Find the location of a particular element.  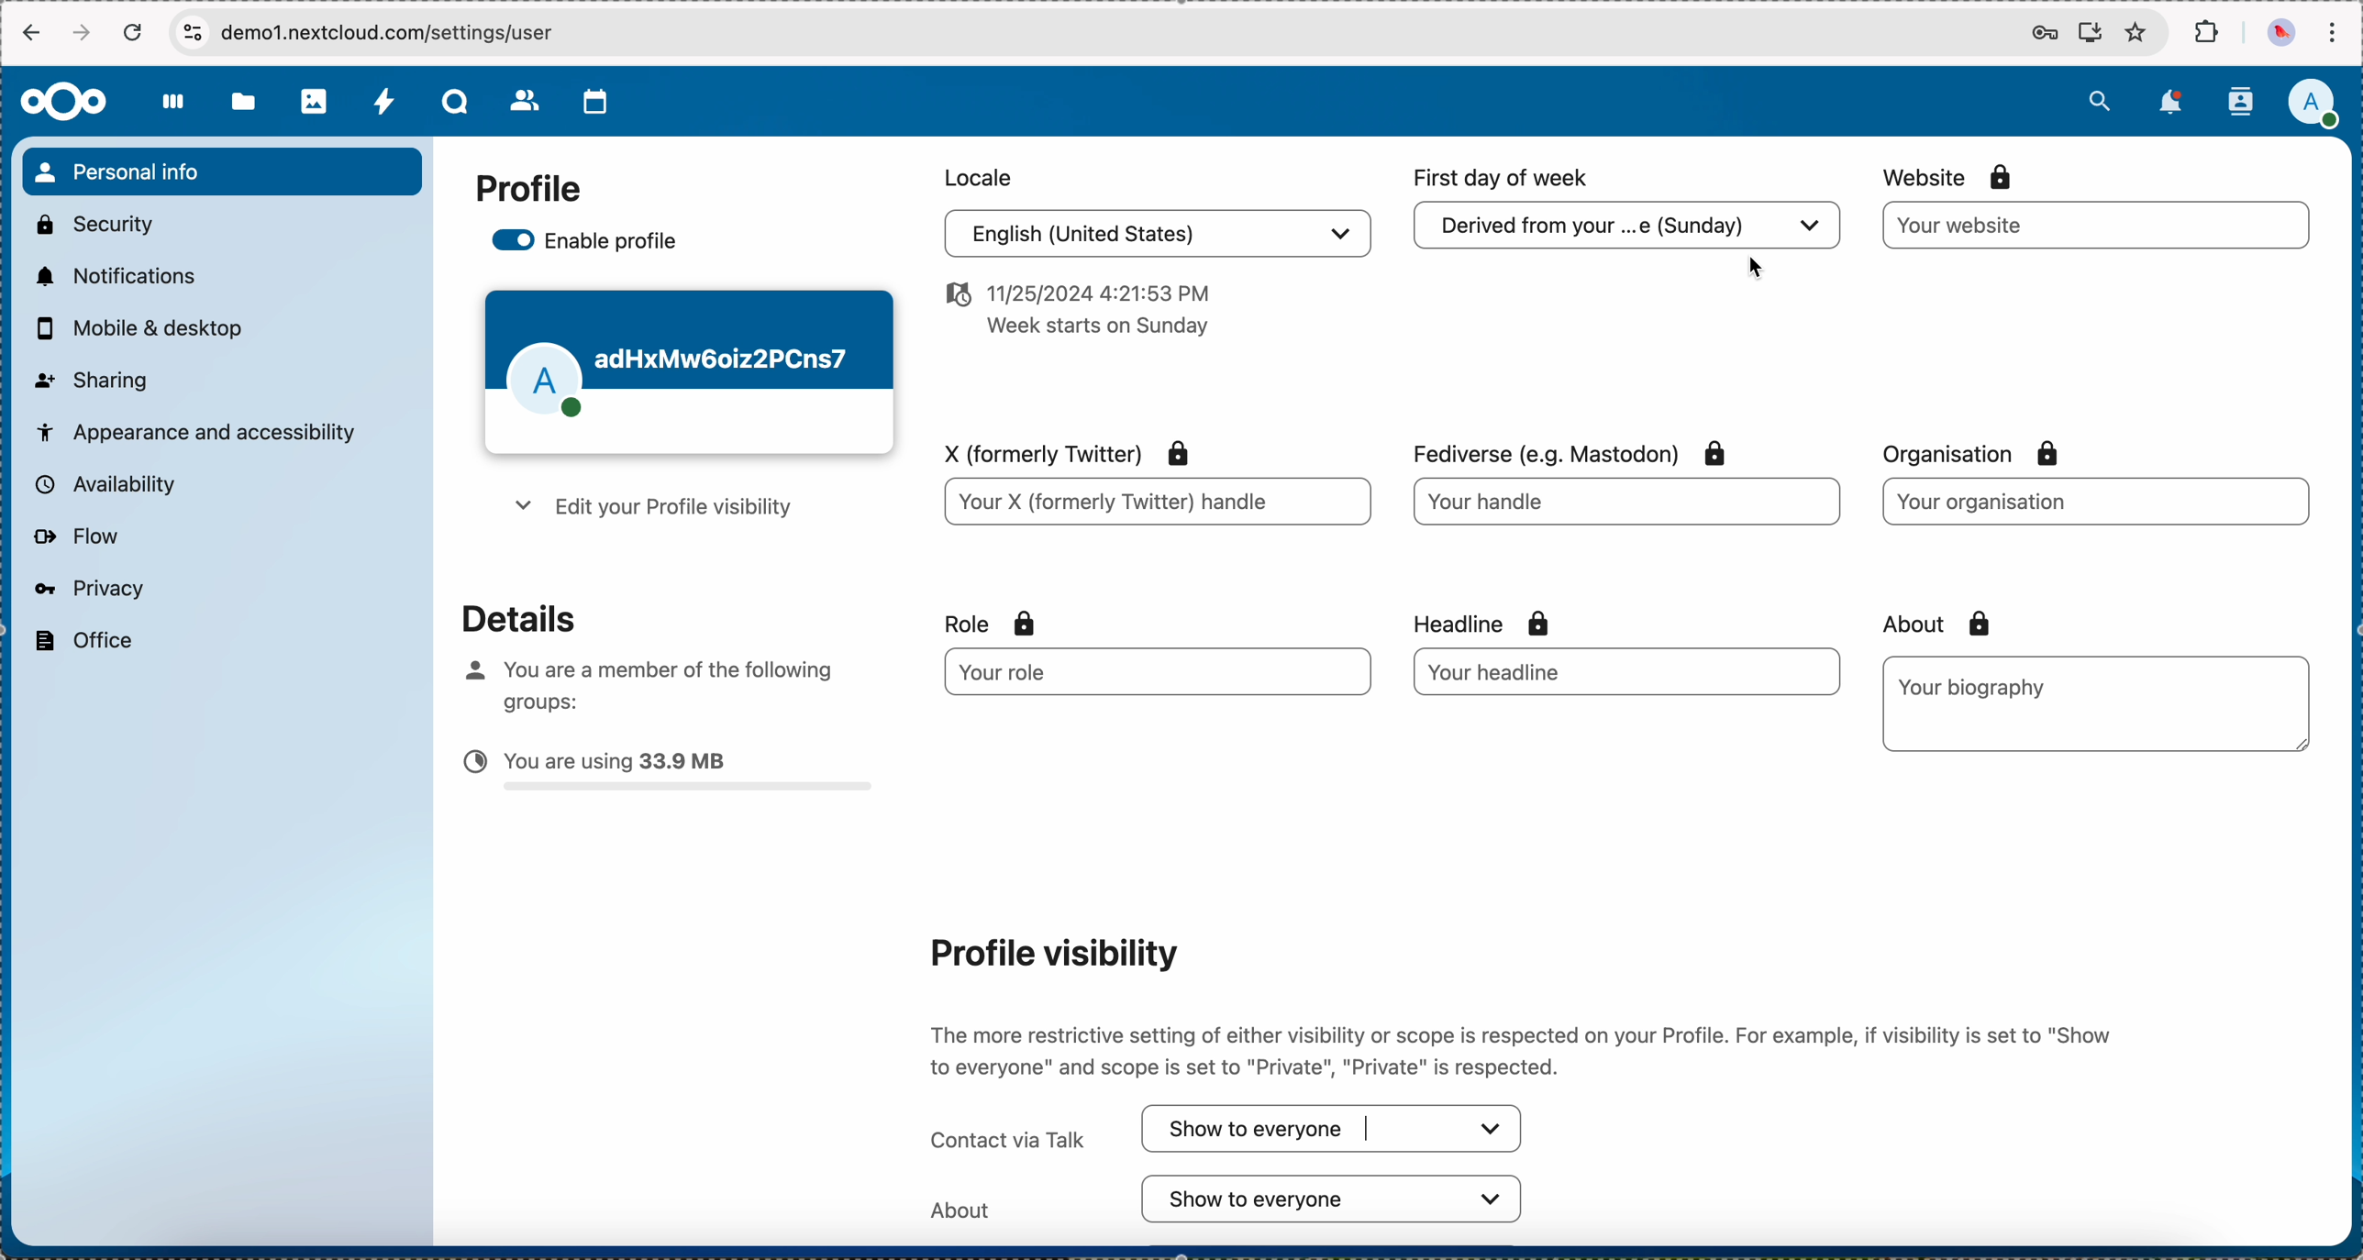

your handle is located at coordinates (1631, 508).